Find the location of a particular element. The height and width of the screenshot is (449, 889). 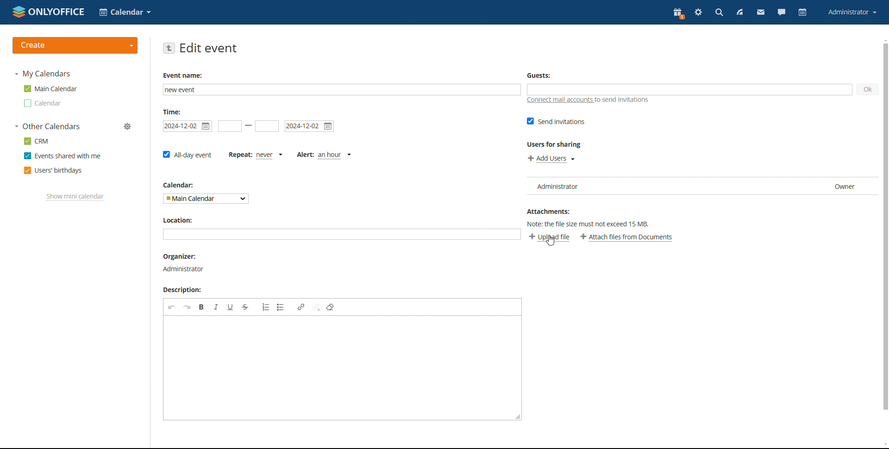

main calendar is located at coordinates (50, 89).